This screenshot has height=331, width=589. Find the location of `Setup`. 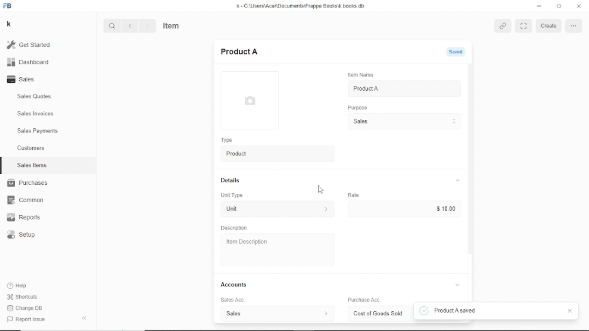

Setup is located at coordinates (22, 235).